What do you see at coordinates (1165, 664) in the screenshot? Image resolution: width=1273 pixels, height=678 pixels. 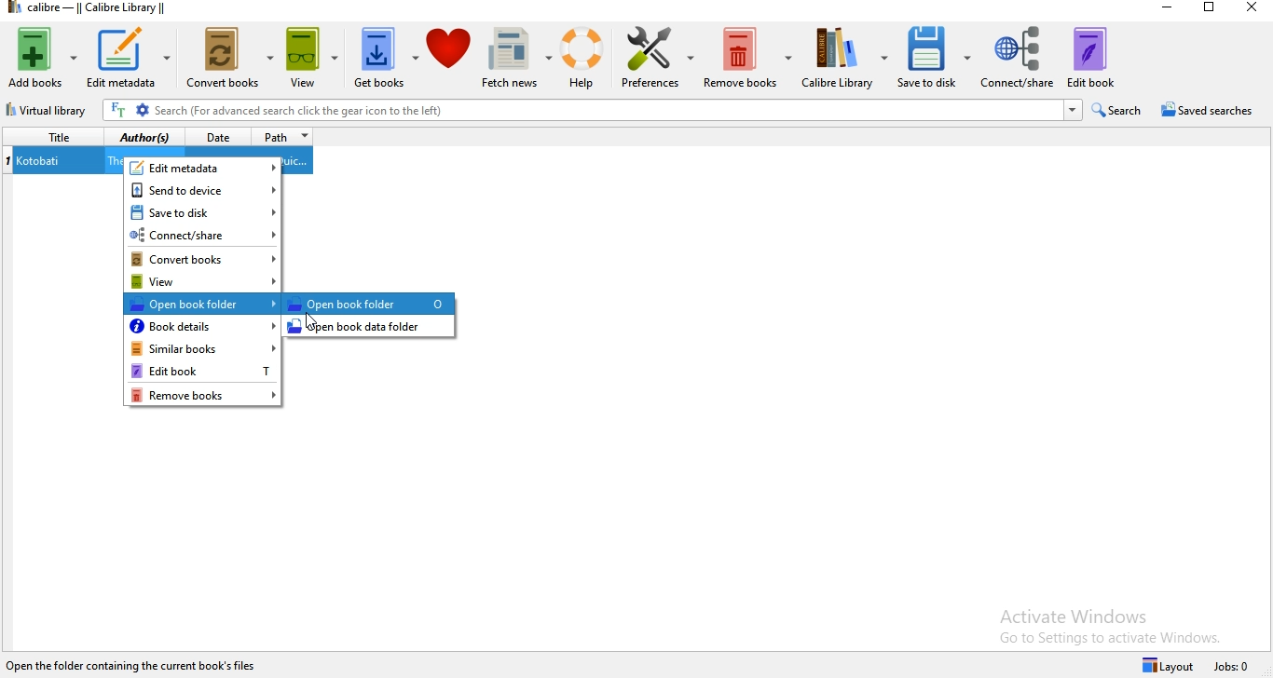 I see `layout` at bounding box center [1165, 664].